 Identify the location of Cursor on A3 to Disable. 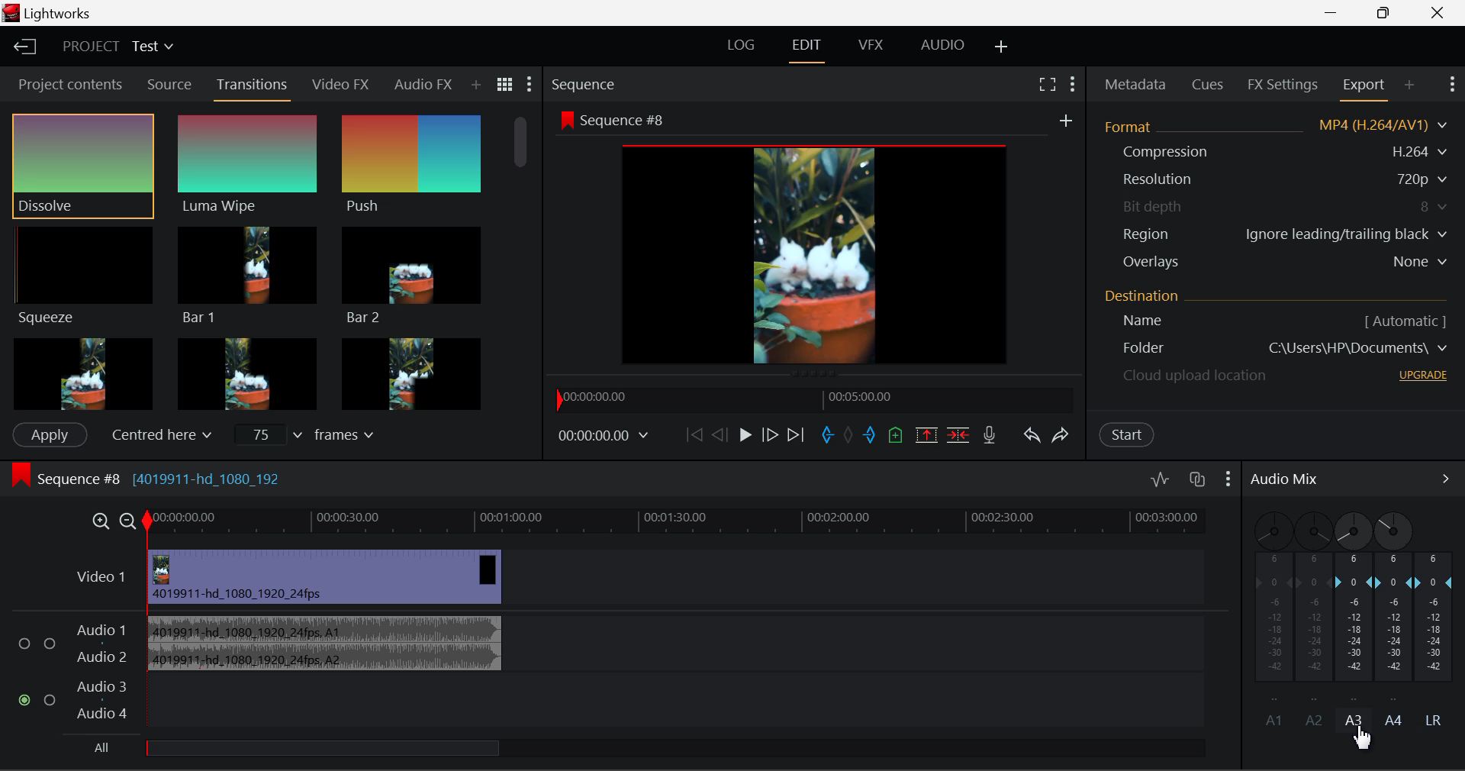
(1354, 719).